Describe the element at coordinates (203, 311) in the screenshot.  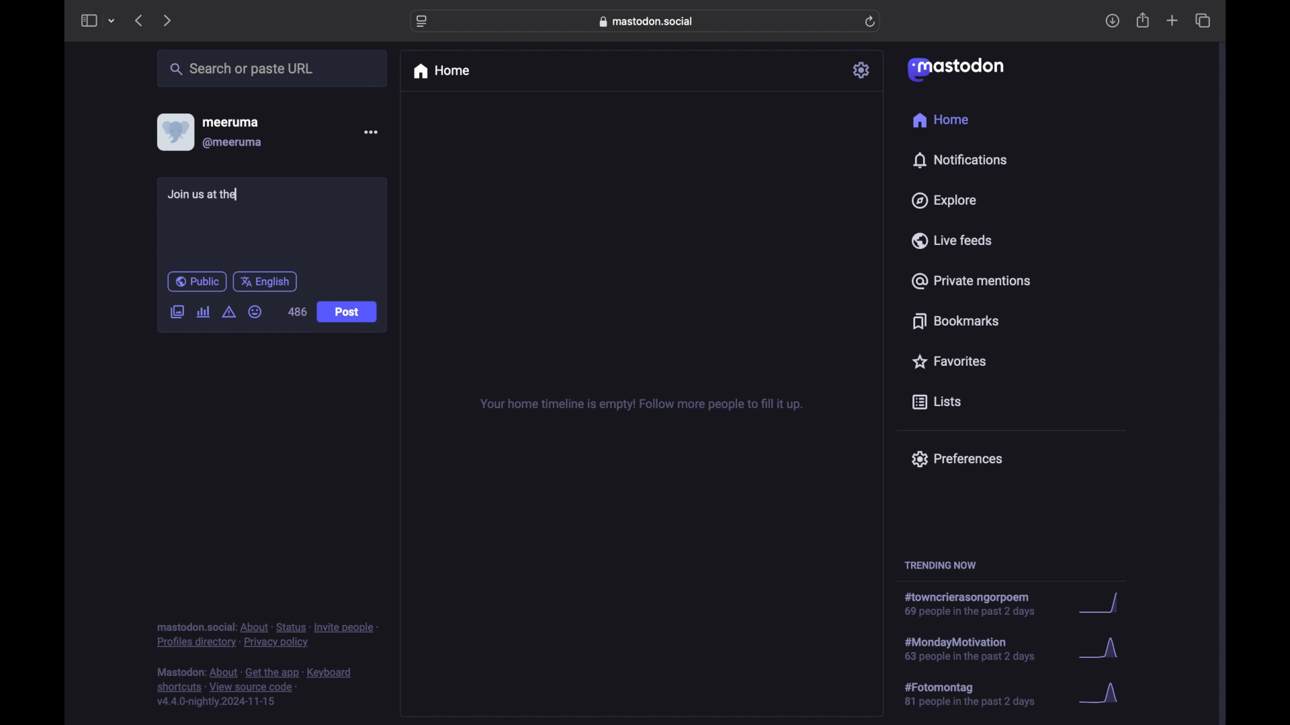
I see `add  poll` at that location.